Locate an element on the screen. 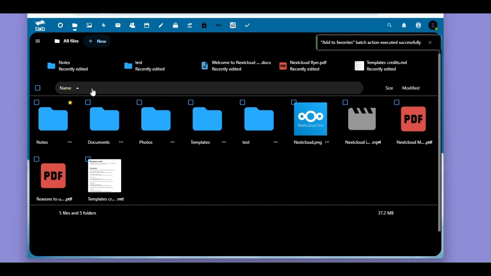  Nextdoud.png is located at coordinates (307, 143).